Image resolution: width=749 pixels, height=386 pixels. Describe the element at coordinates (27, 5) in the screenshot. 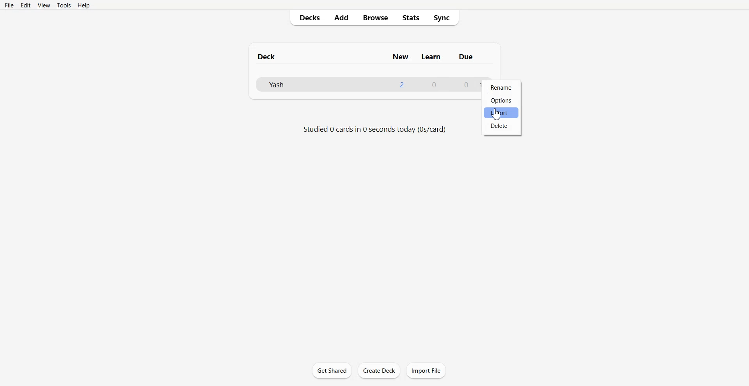

I see `Edit` at that location.